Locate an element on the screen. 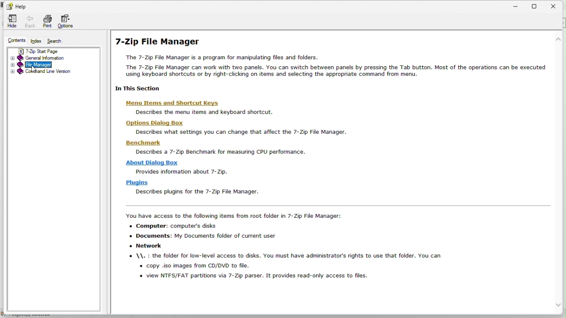  Content is located at coordinates (14, 41).